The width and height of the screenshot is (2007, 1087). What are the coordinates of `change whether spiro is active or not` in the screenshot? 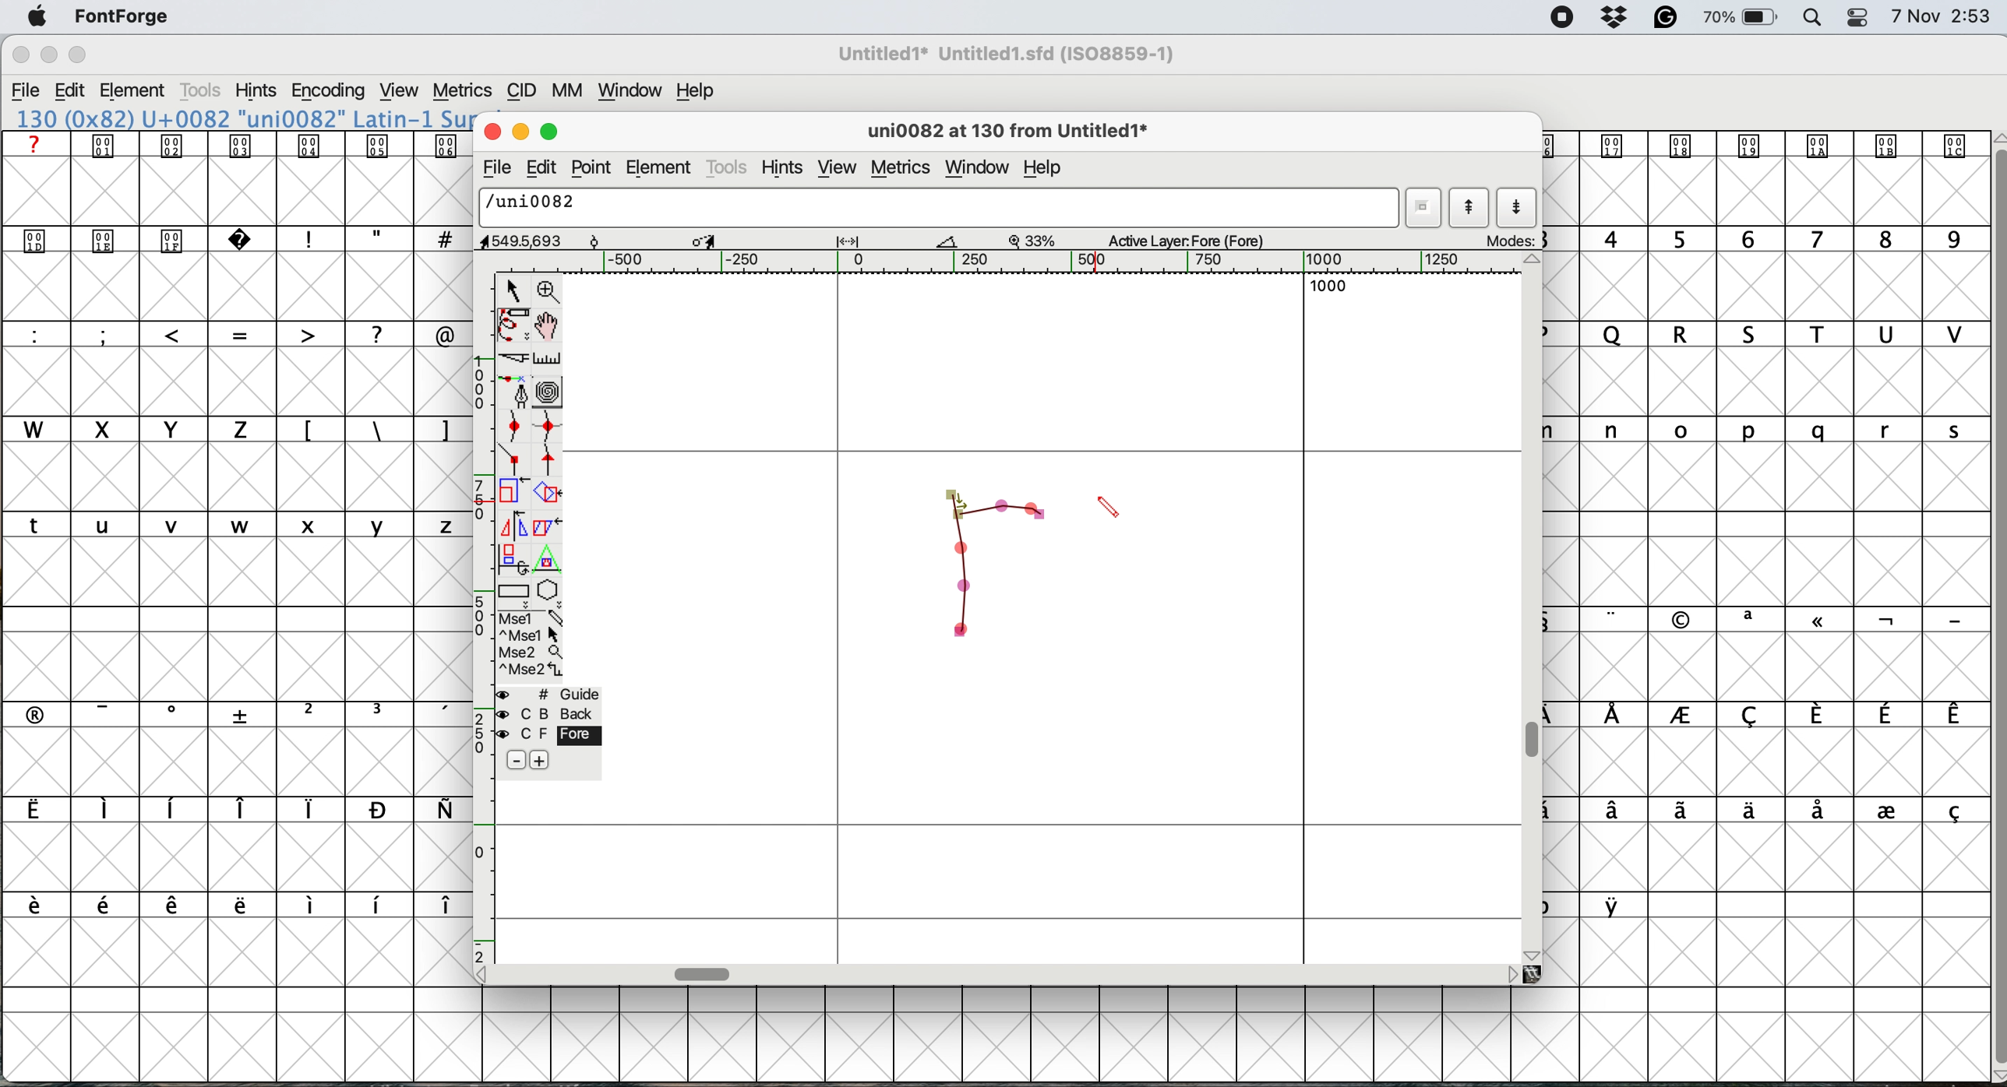 It's located at (552, 393).